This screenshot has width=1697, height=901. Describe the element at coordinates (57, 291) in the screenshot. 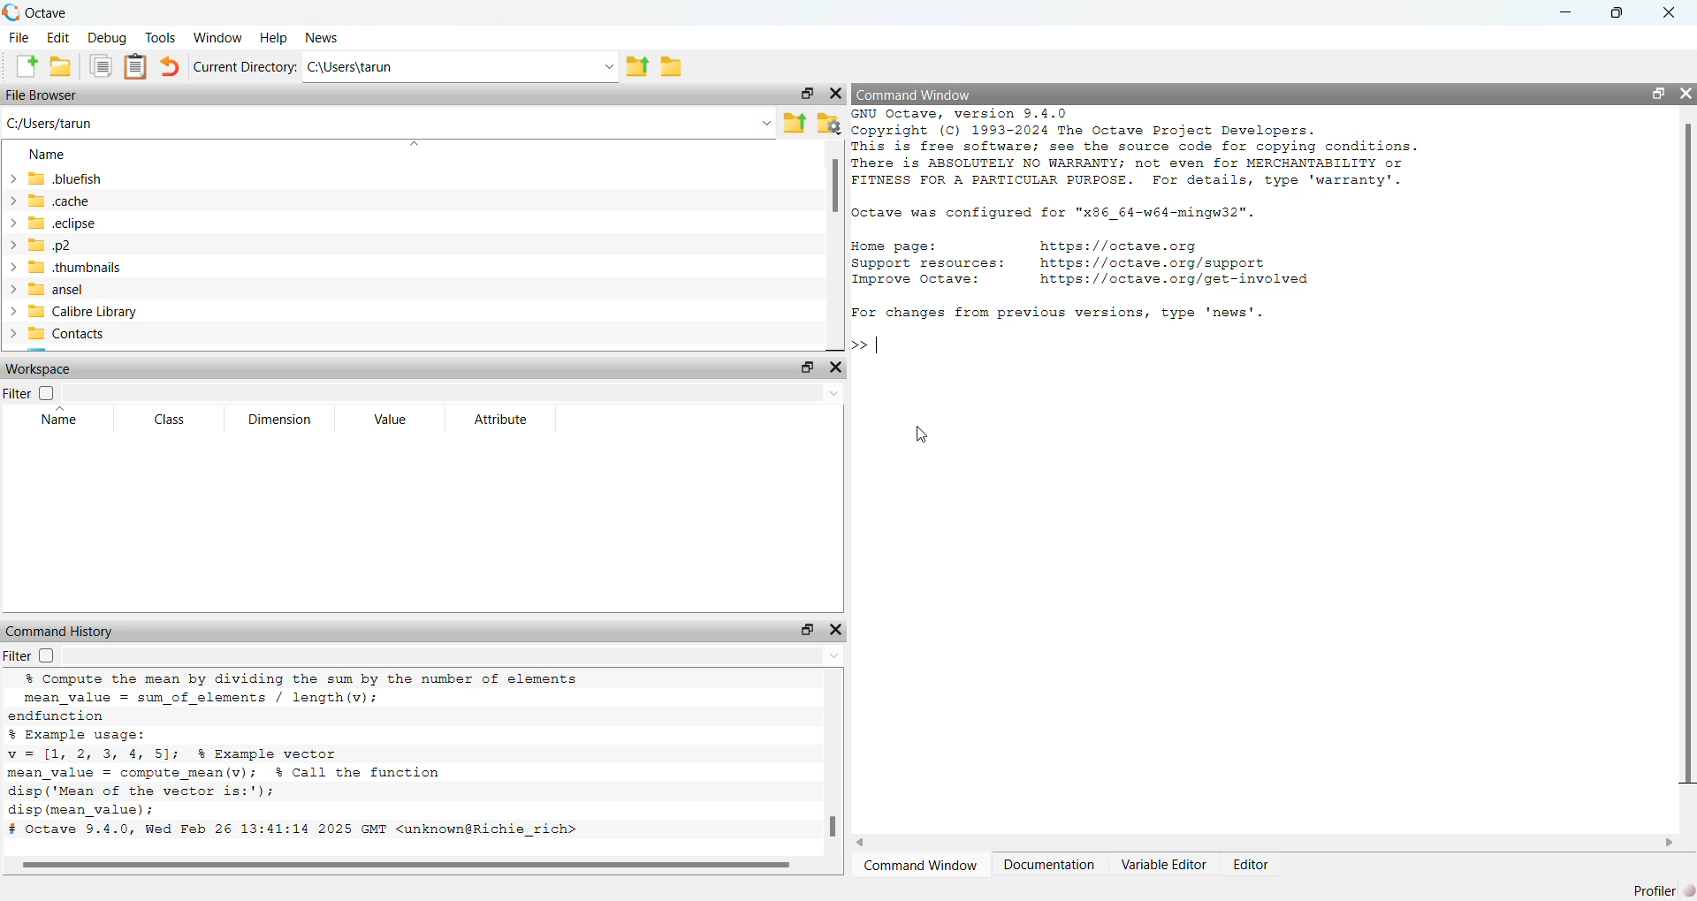

I see `ansel` at that location.